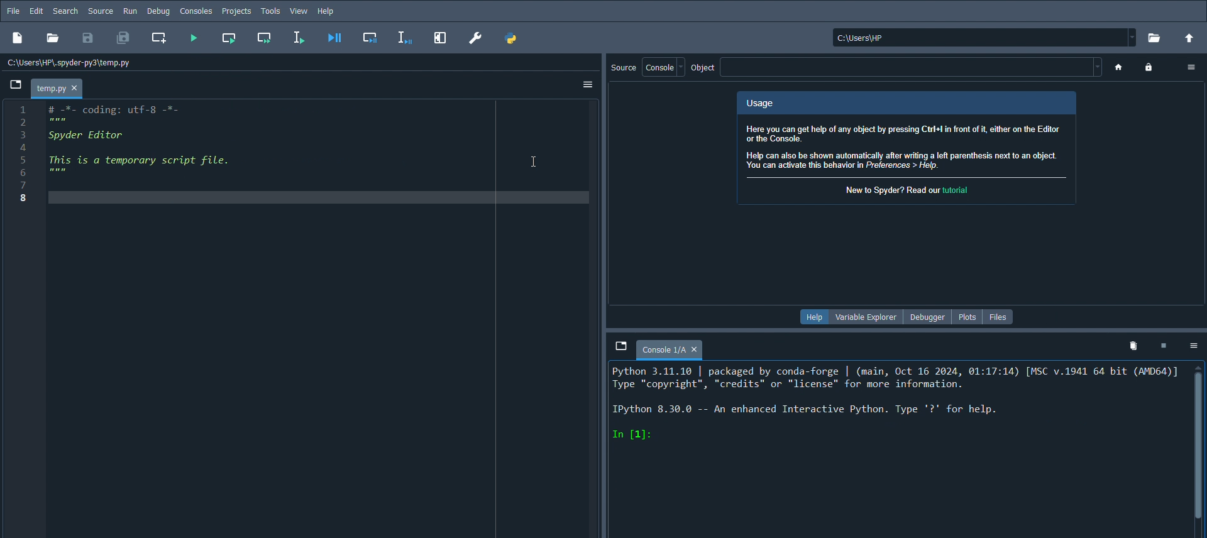 The height and width of the screenshot is (538, 1207). I want to click on Code editor, so click(144, 141).